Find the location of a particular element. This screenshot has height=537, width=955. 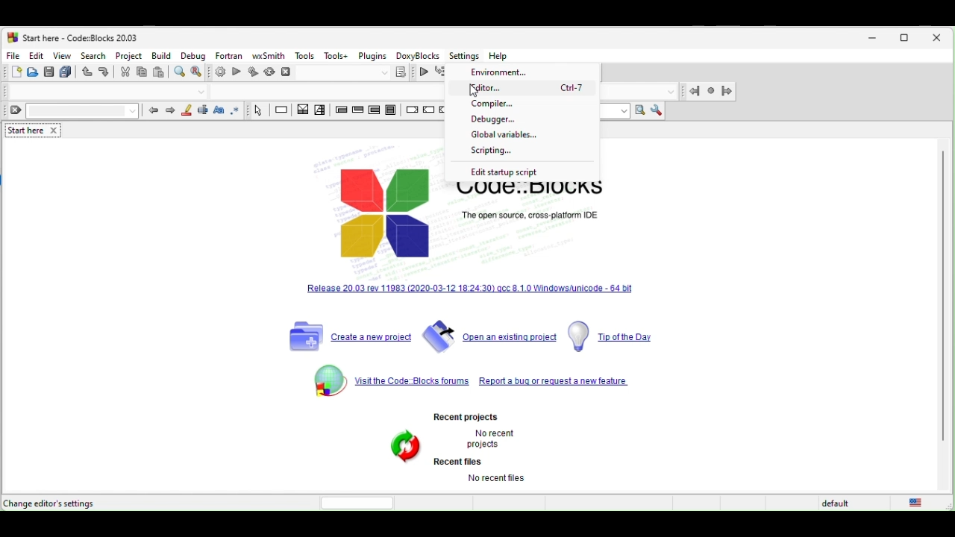

united state is located at coordinates (919, 503).